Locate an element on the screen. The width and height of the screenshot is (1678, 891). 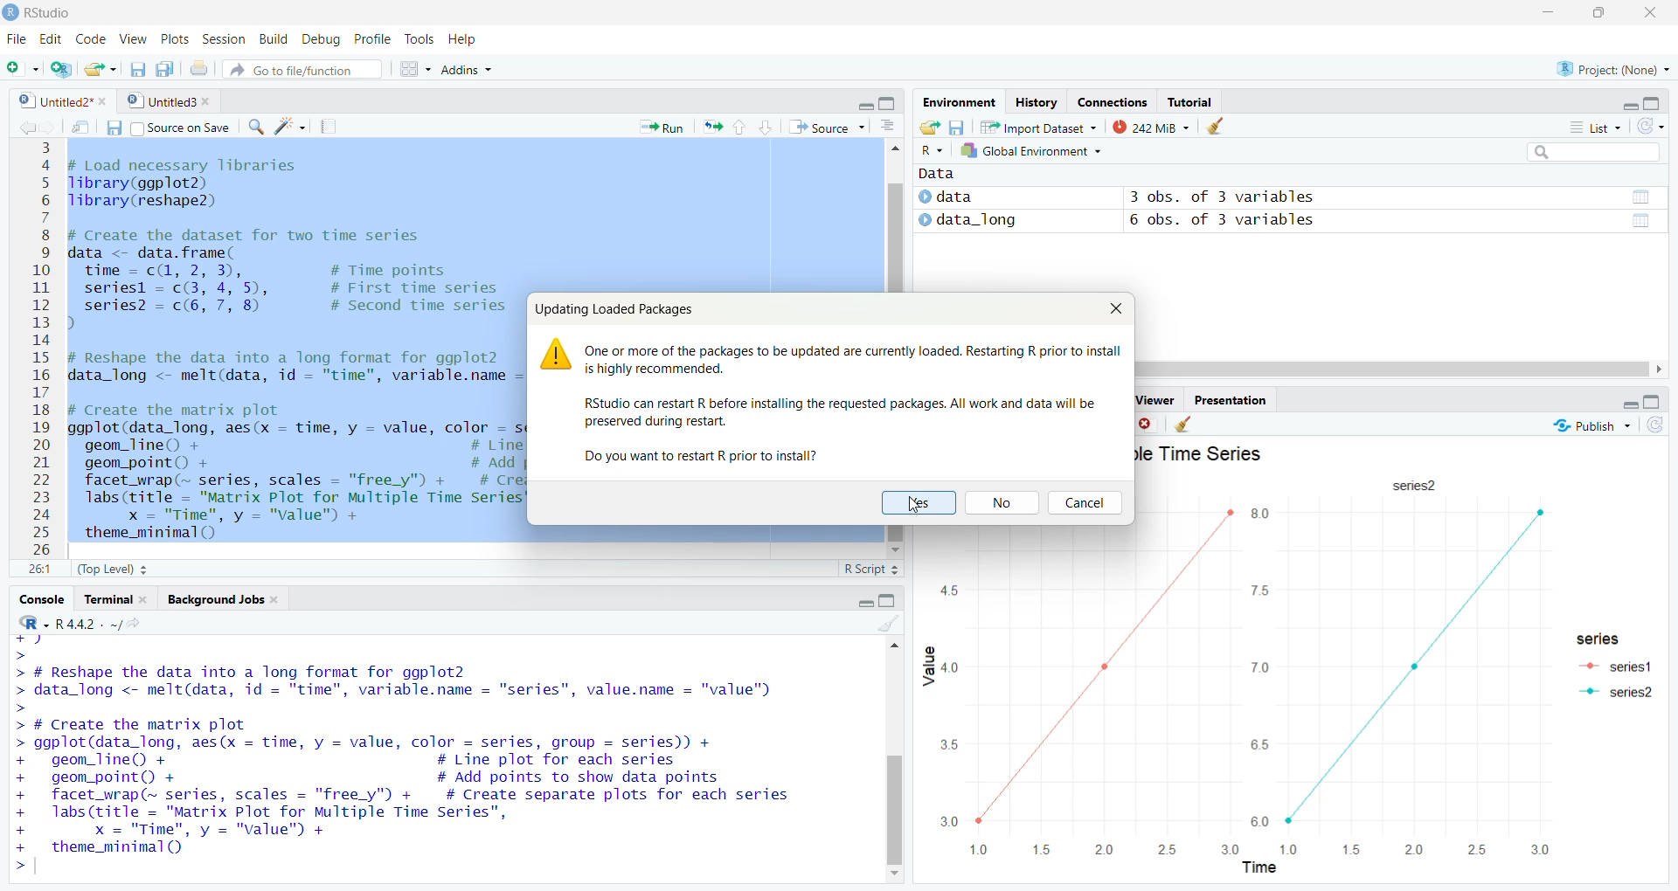
up is located at coordinates (738, 127).